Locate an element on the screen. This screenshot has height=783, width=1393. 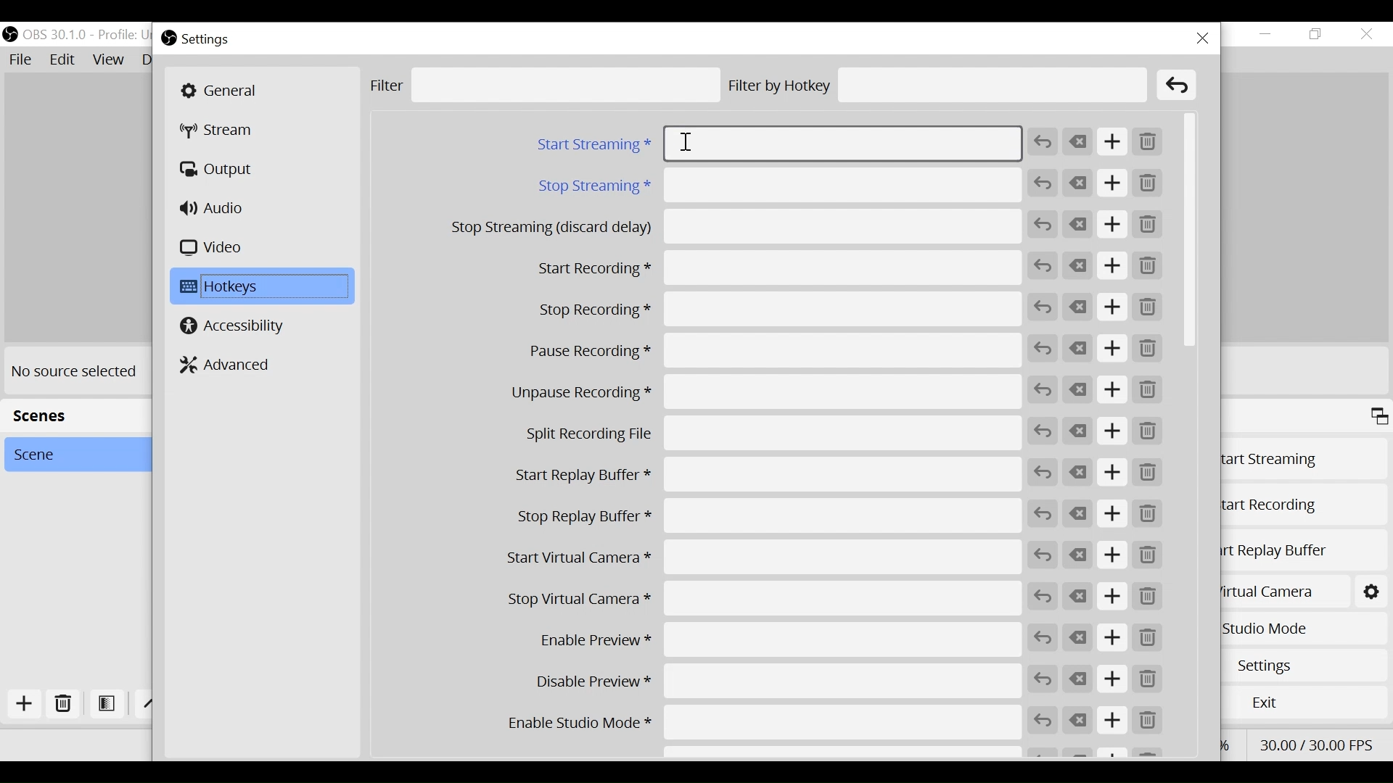
Clear is located at coordinates (1078, 225).